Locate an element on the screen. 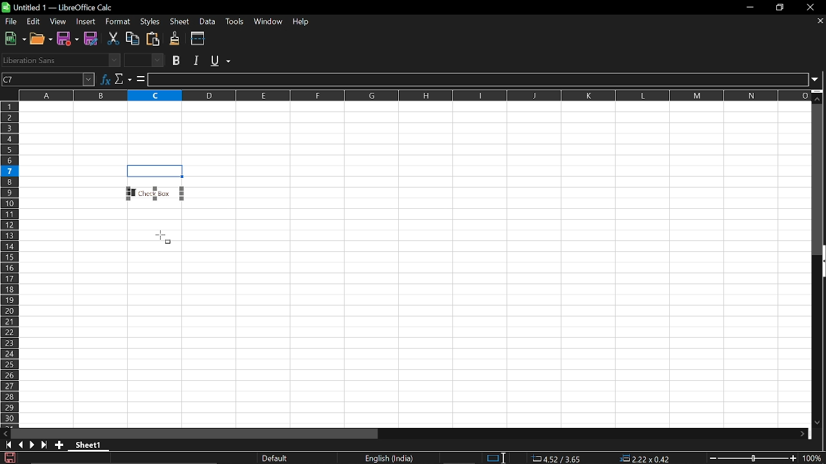  Next sheet is located at coordinates (32, 445).